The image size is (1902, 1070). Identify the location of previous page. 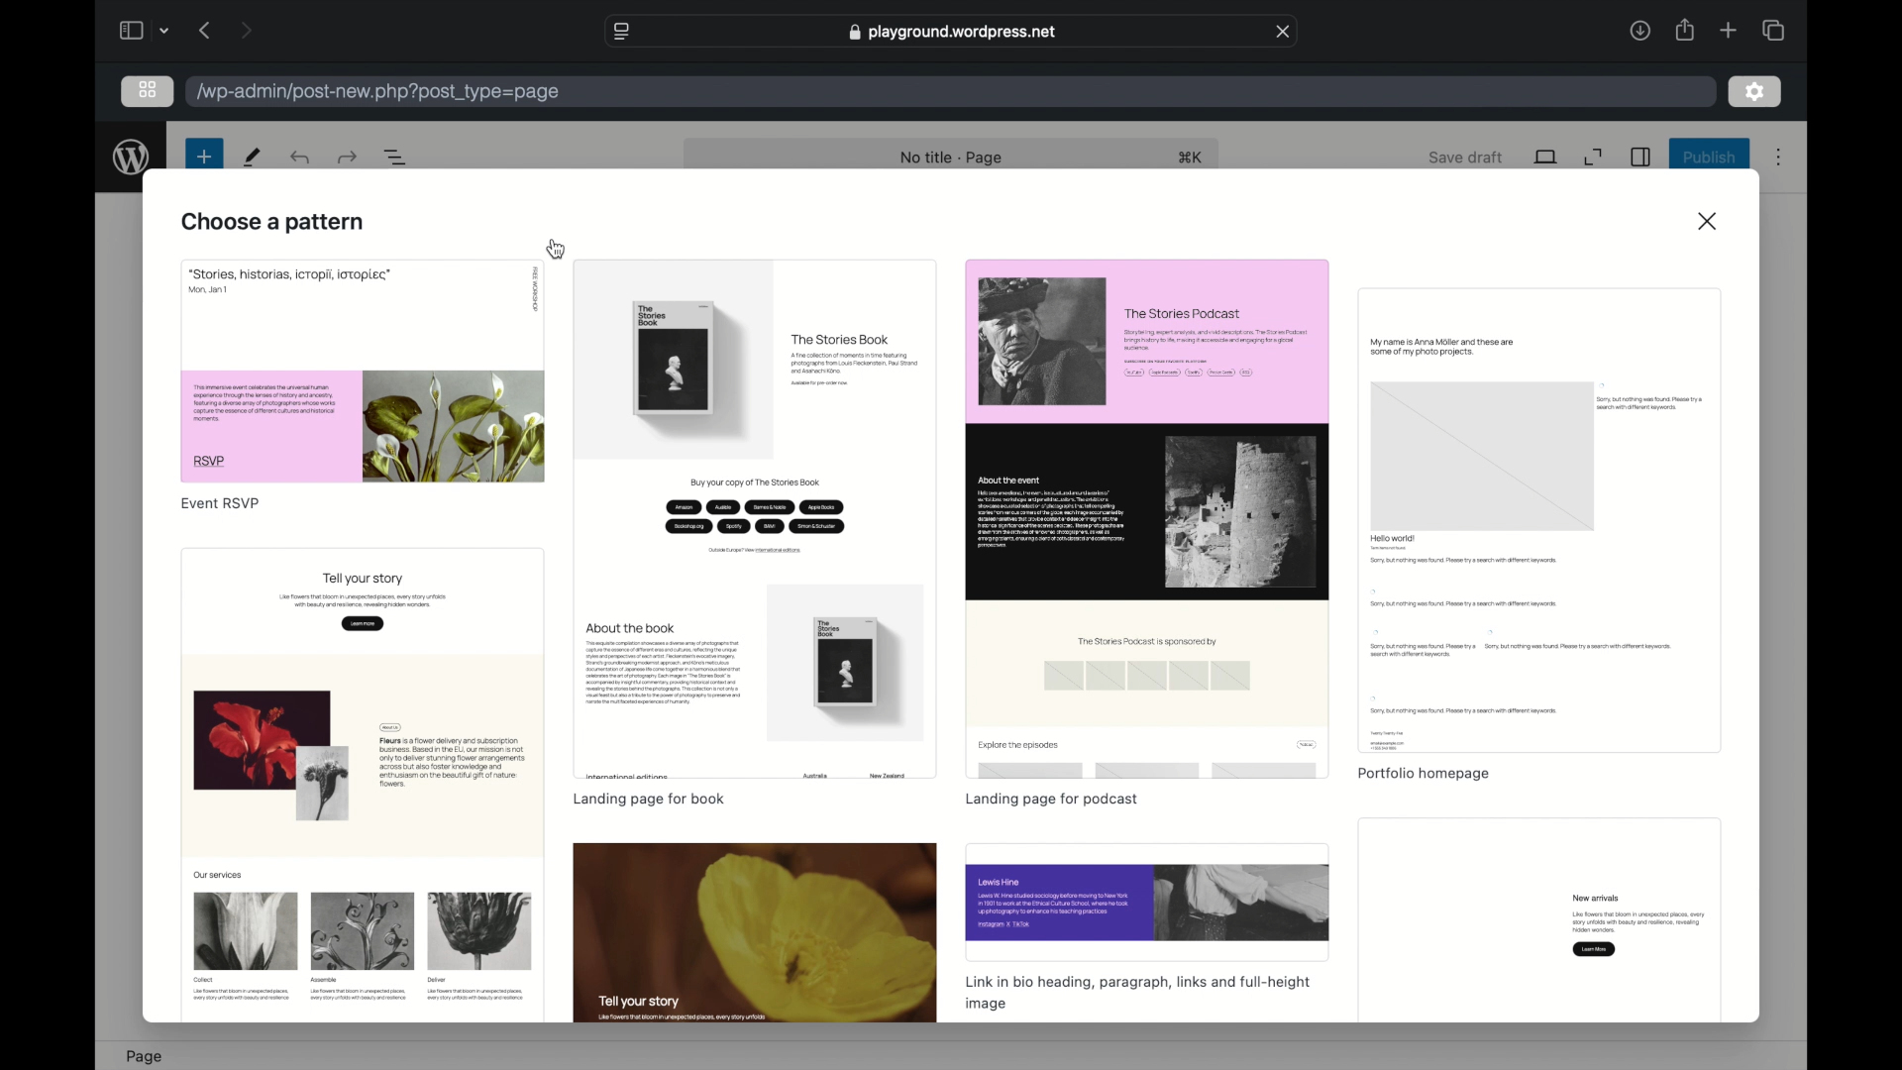
(206, 30).